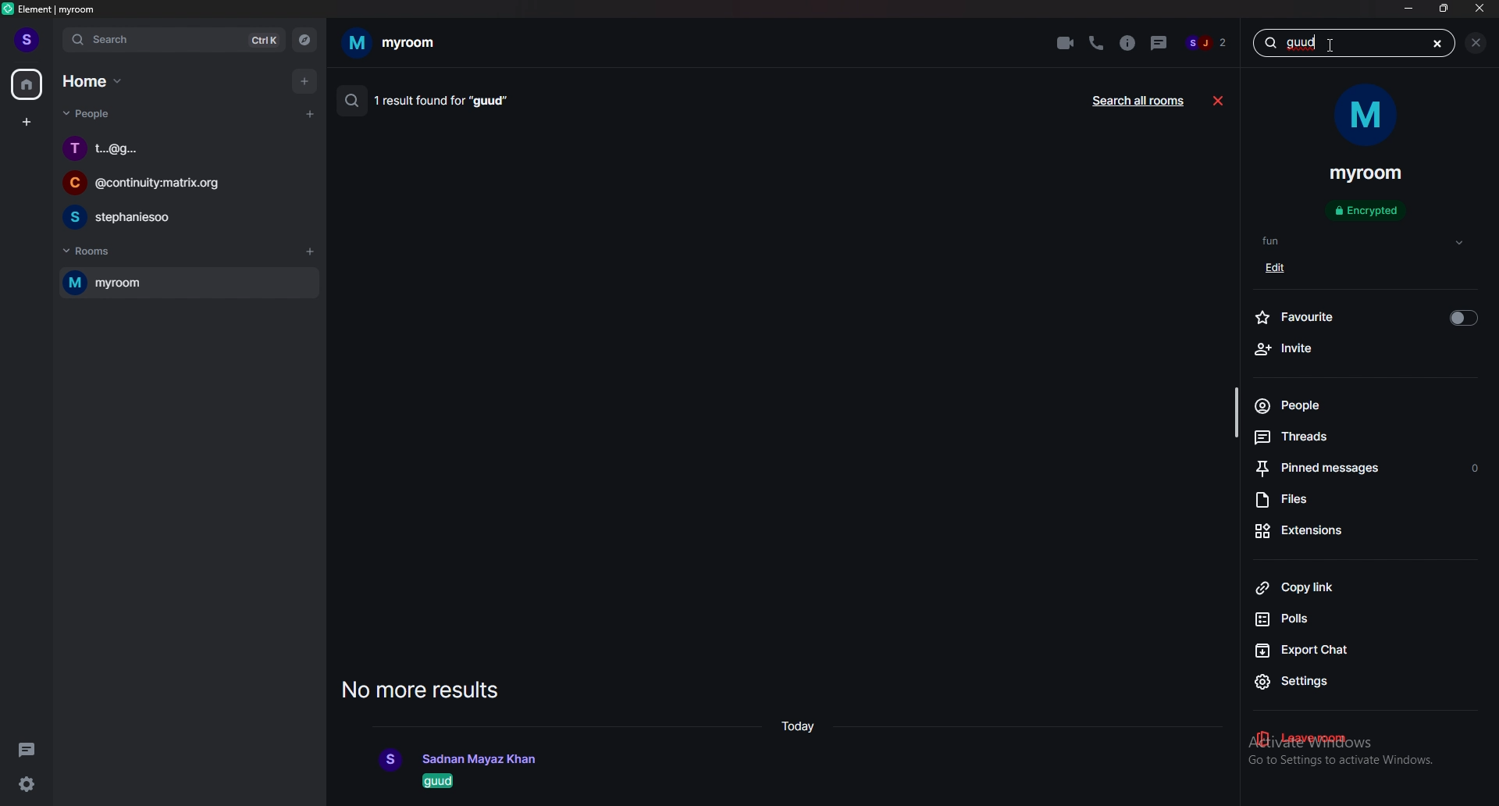 Image resolution: width=1499 pixels, height=806 pixels. What do you see at coordinates (466, 769) in the screenshot?
I see `result` at bounding box center [466, 769].